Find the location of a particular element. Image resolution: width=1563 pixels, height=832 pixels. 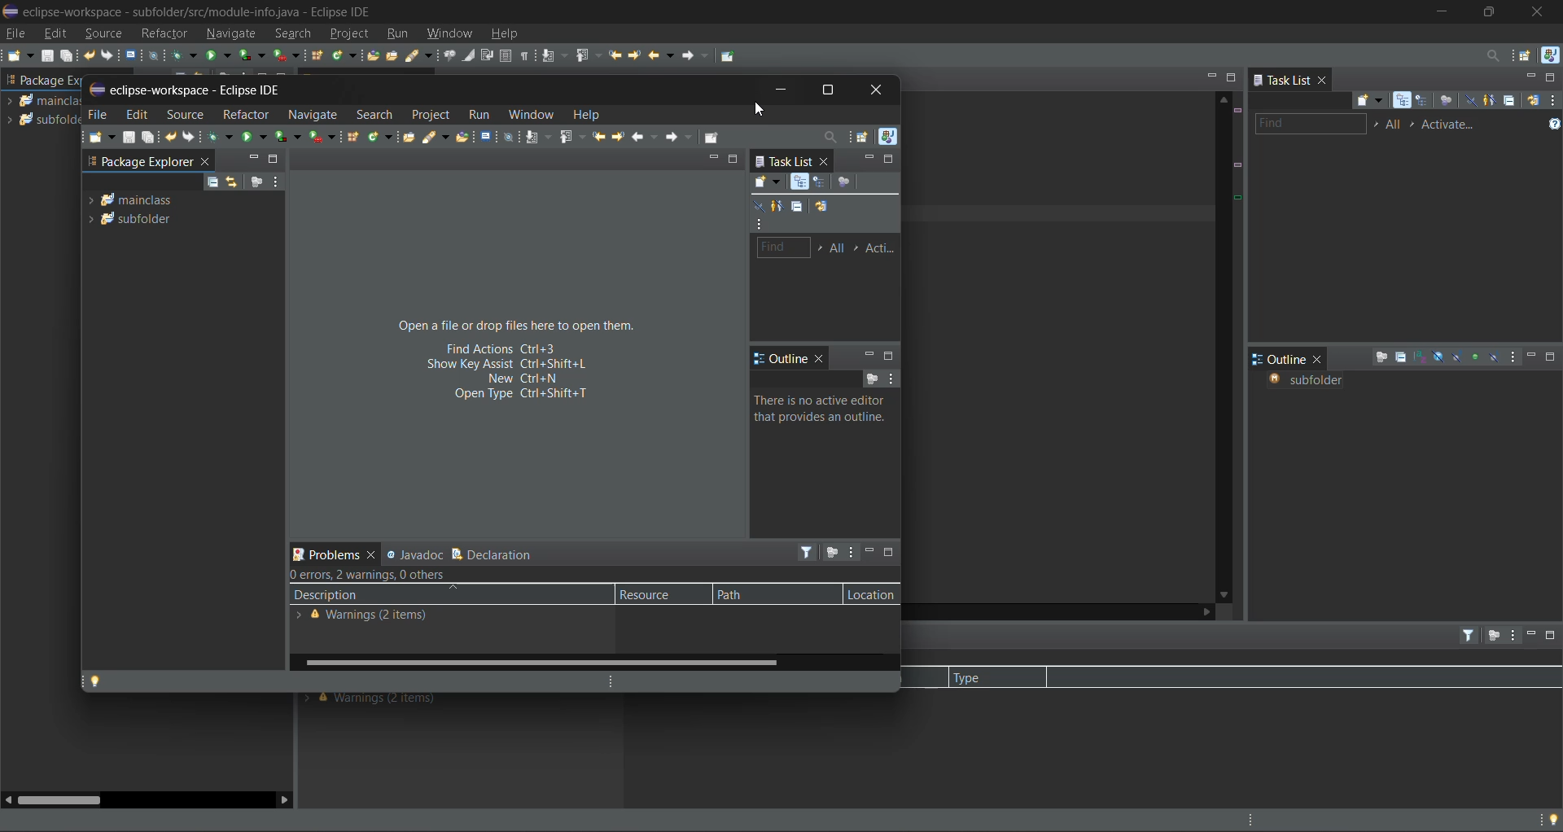

show whitespace characters is located at coordinates (528, 55).